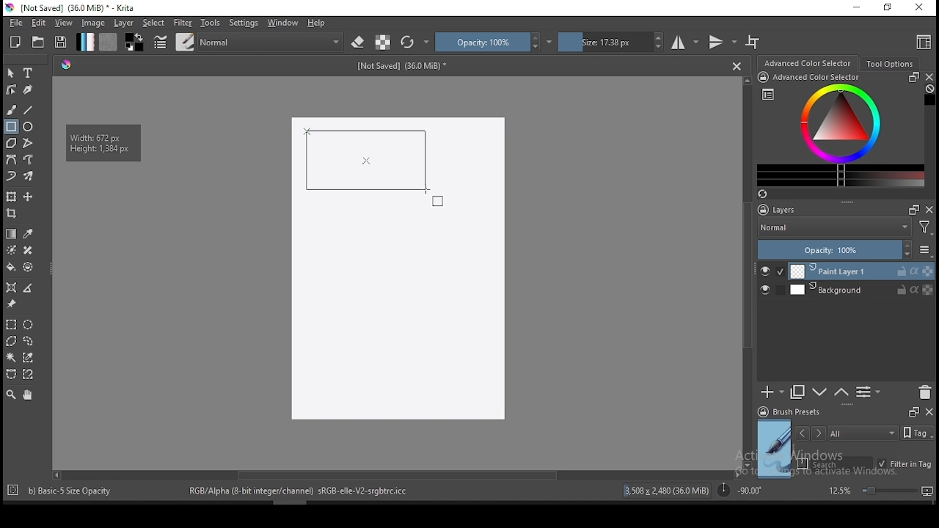 The width and height of the screenshot is (939, 528). Describe the element at coordinates (891, 8) in the screenshot. I see `restore` at that location.